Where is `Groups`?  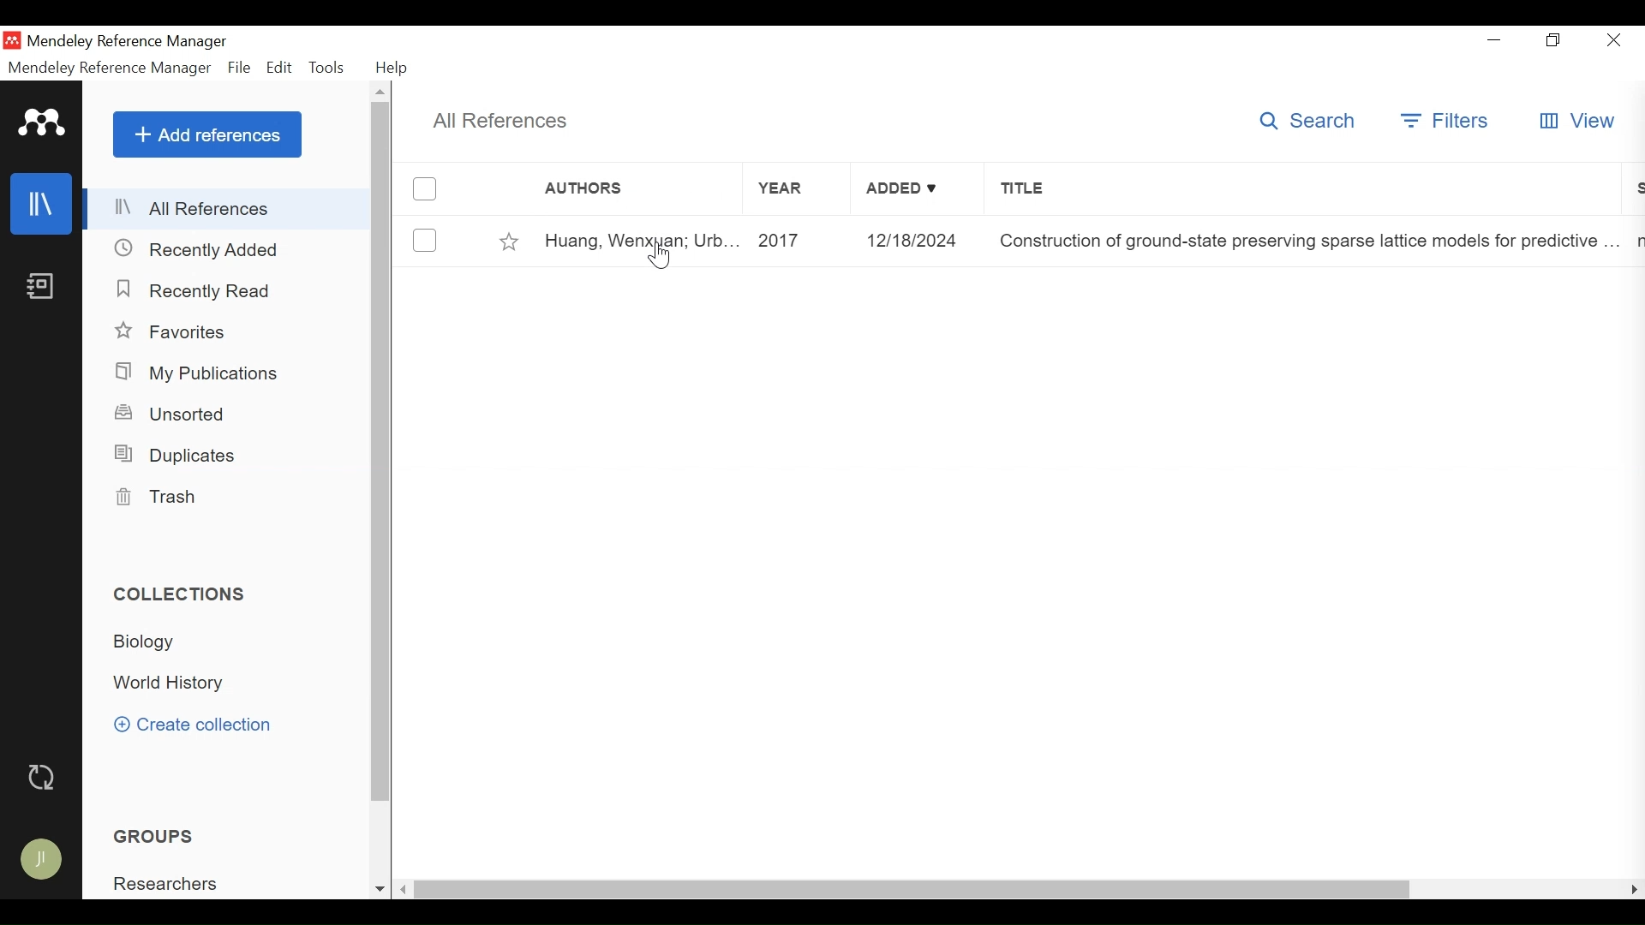 Groups is located at coordinates (153, 836).